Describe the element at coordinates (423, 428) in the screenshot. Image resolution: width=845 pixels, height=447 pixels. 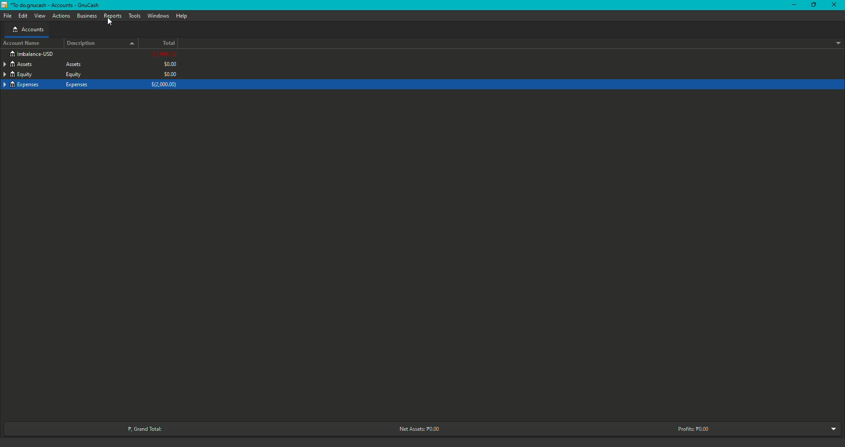
I see `Net Assets` at that location.